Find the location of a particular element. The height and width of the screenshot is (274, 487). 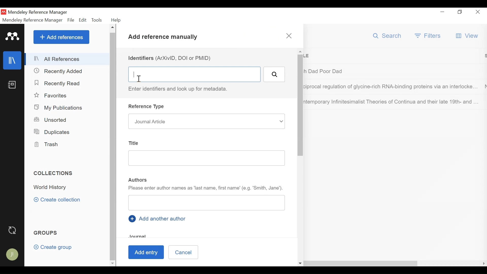

Unsorted is located at coordinates (54, 120).